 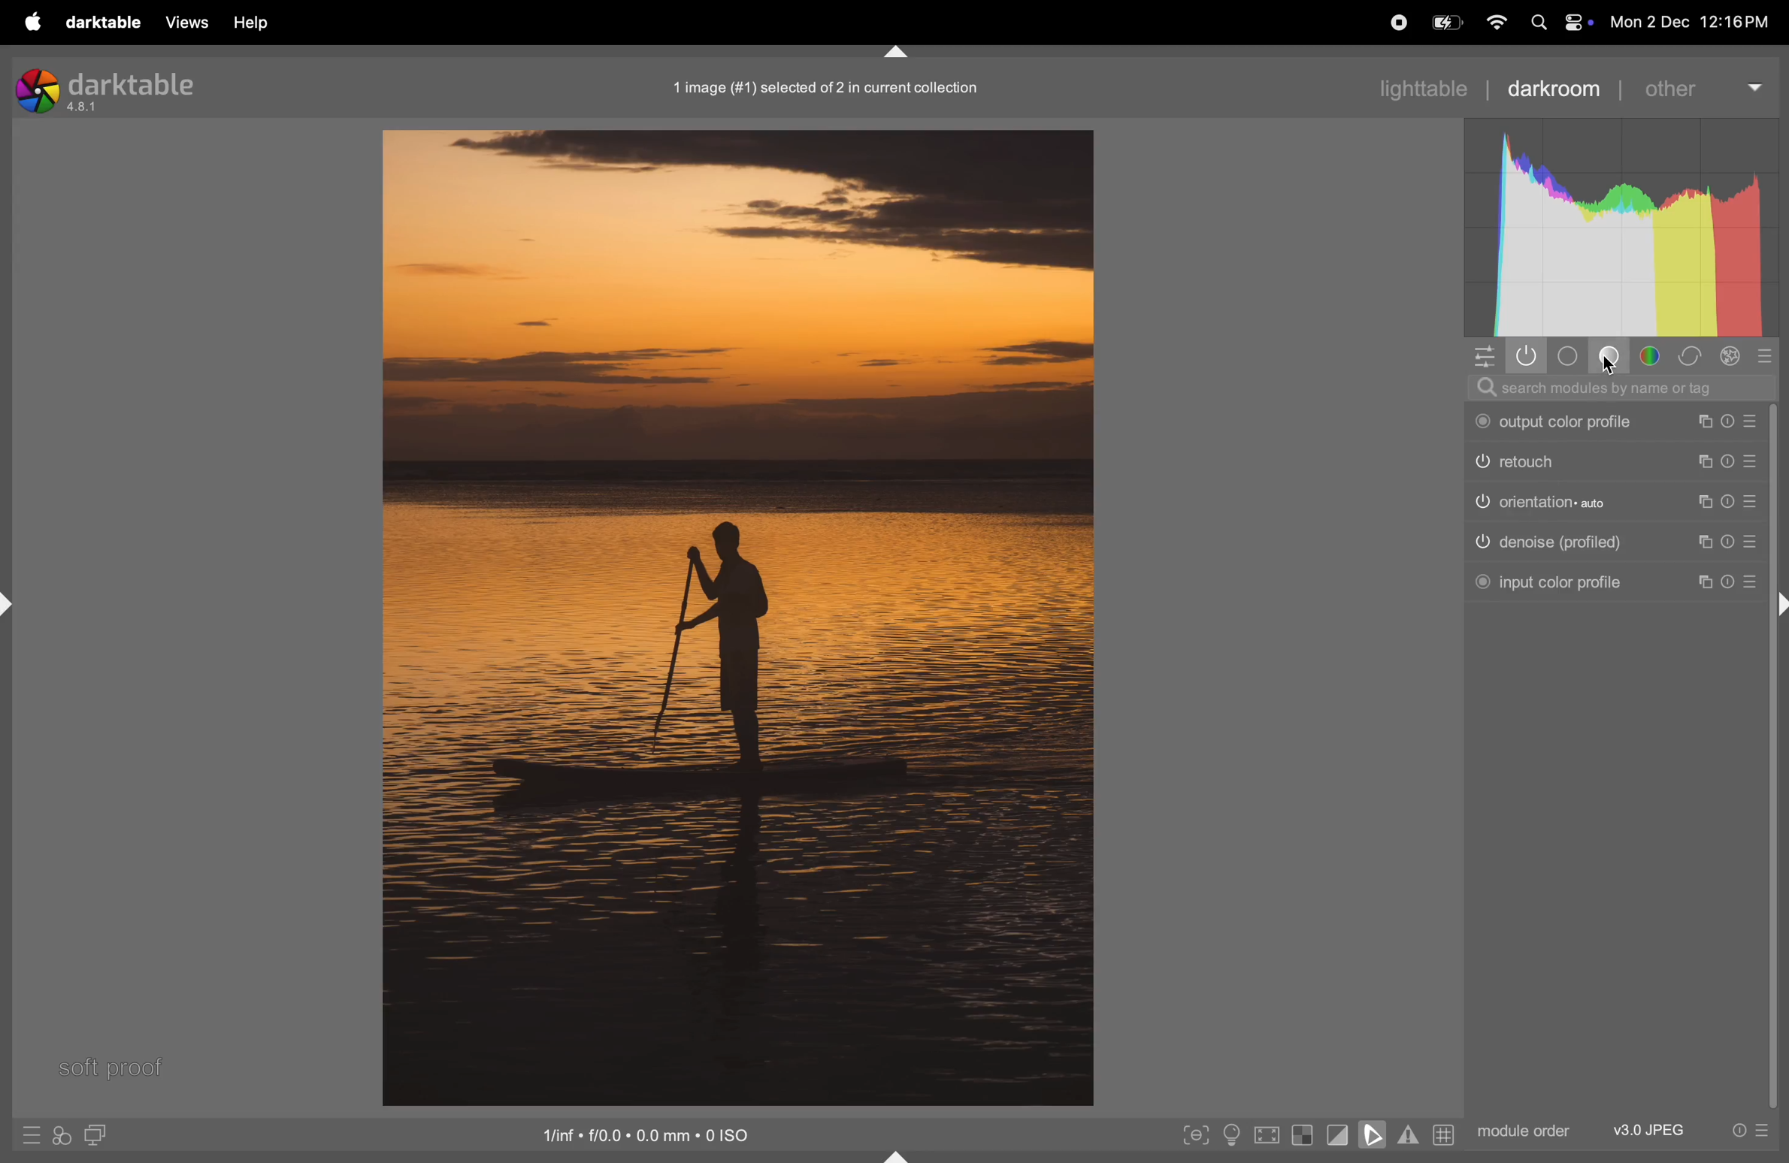 I want to click on batttery, so click(x=1446, y=24).